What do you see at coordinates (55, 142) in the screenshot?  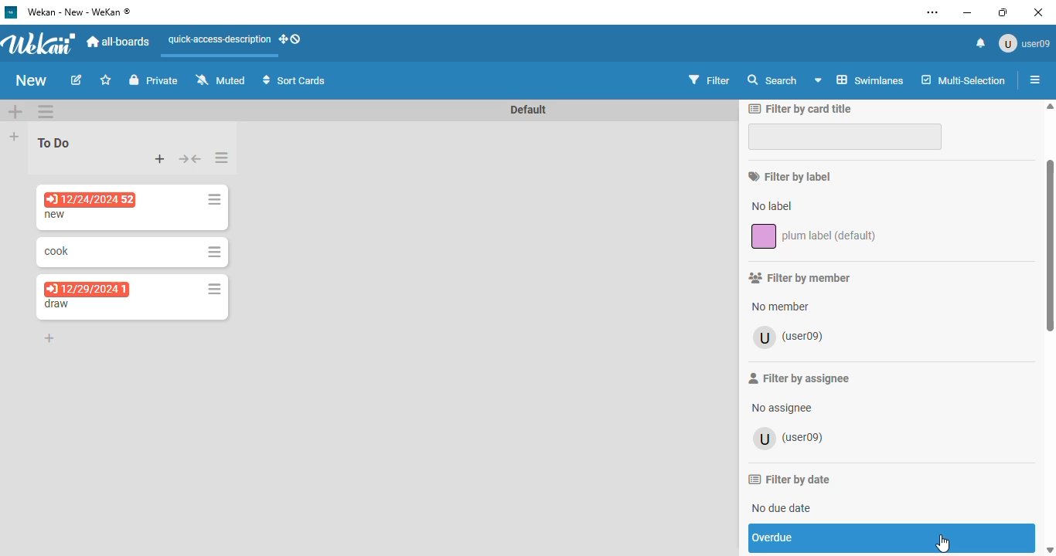 I see `To Do` at bounding box center [55, 142].